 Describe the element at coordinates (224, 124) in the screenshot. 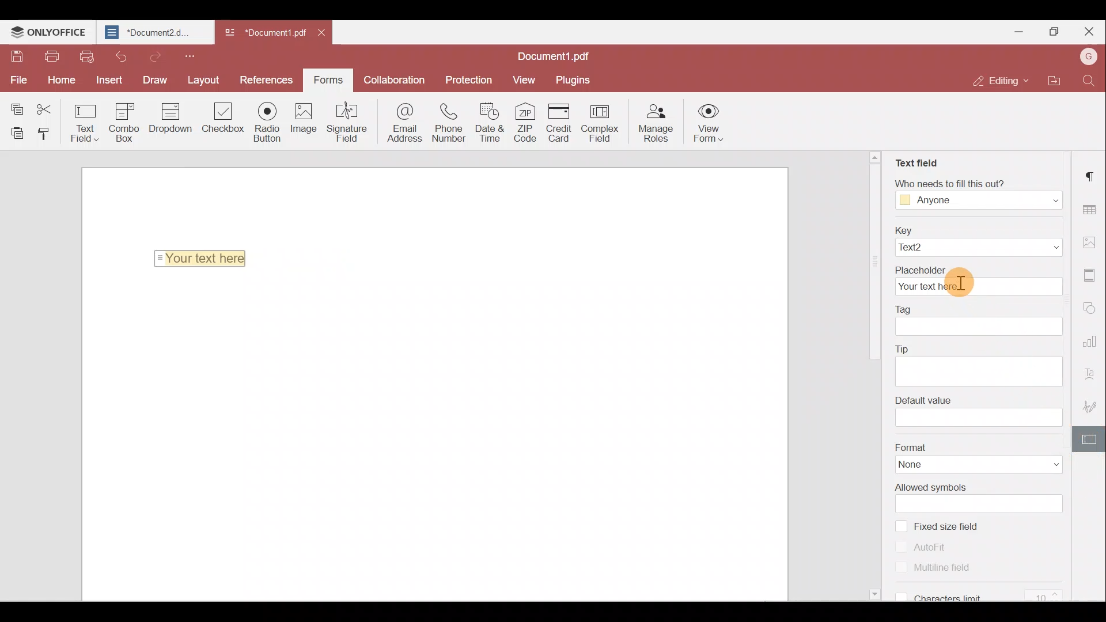

I see `Check box` at that location.